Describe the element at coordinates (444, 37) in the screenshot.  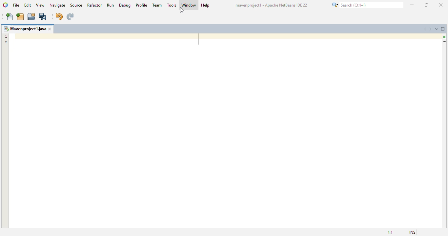
I see `no errors` at that location.